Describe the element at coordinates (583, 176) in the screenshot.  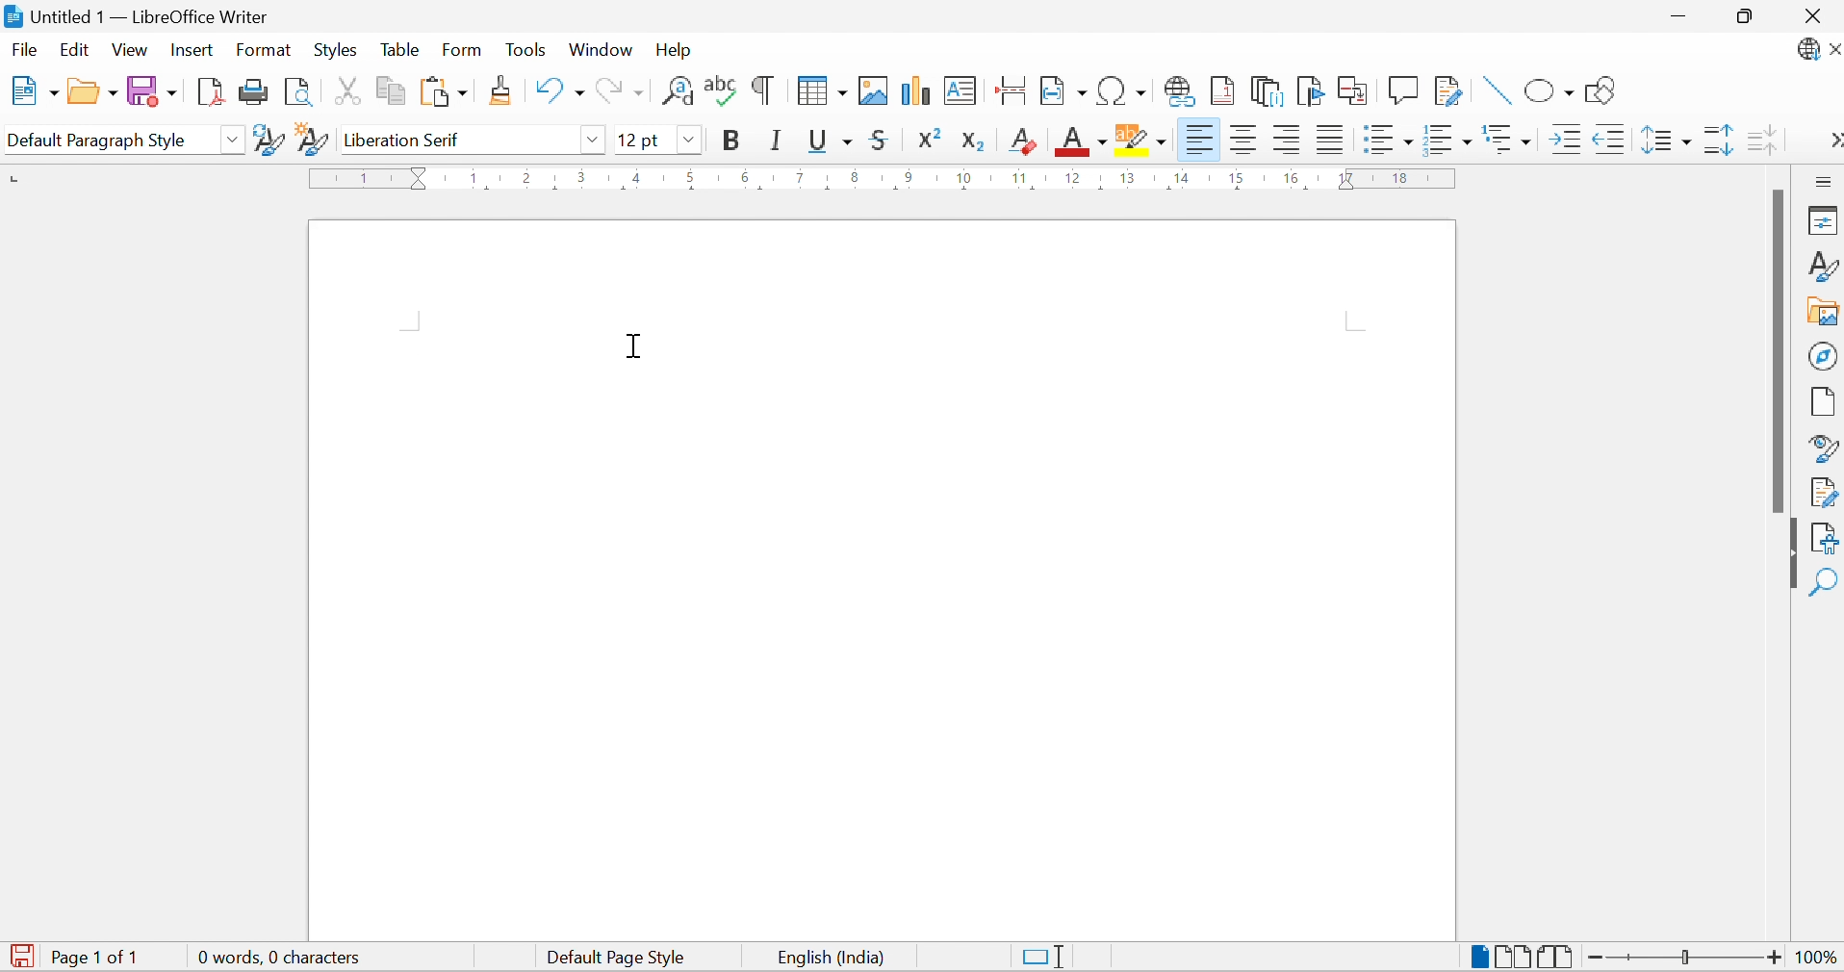
I see `3` at that location.